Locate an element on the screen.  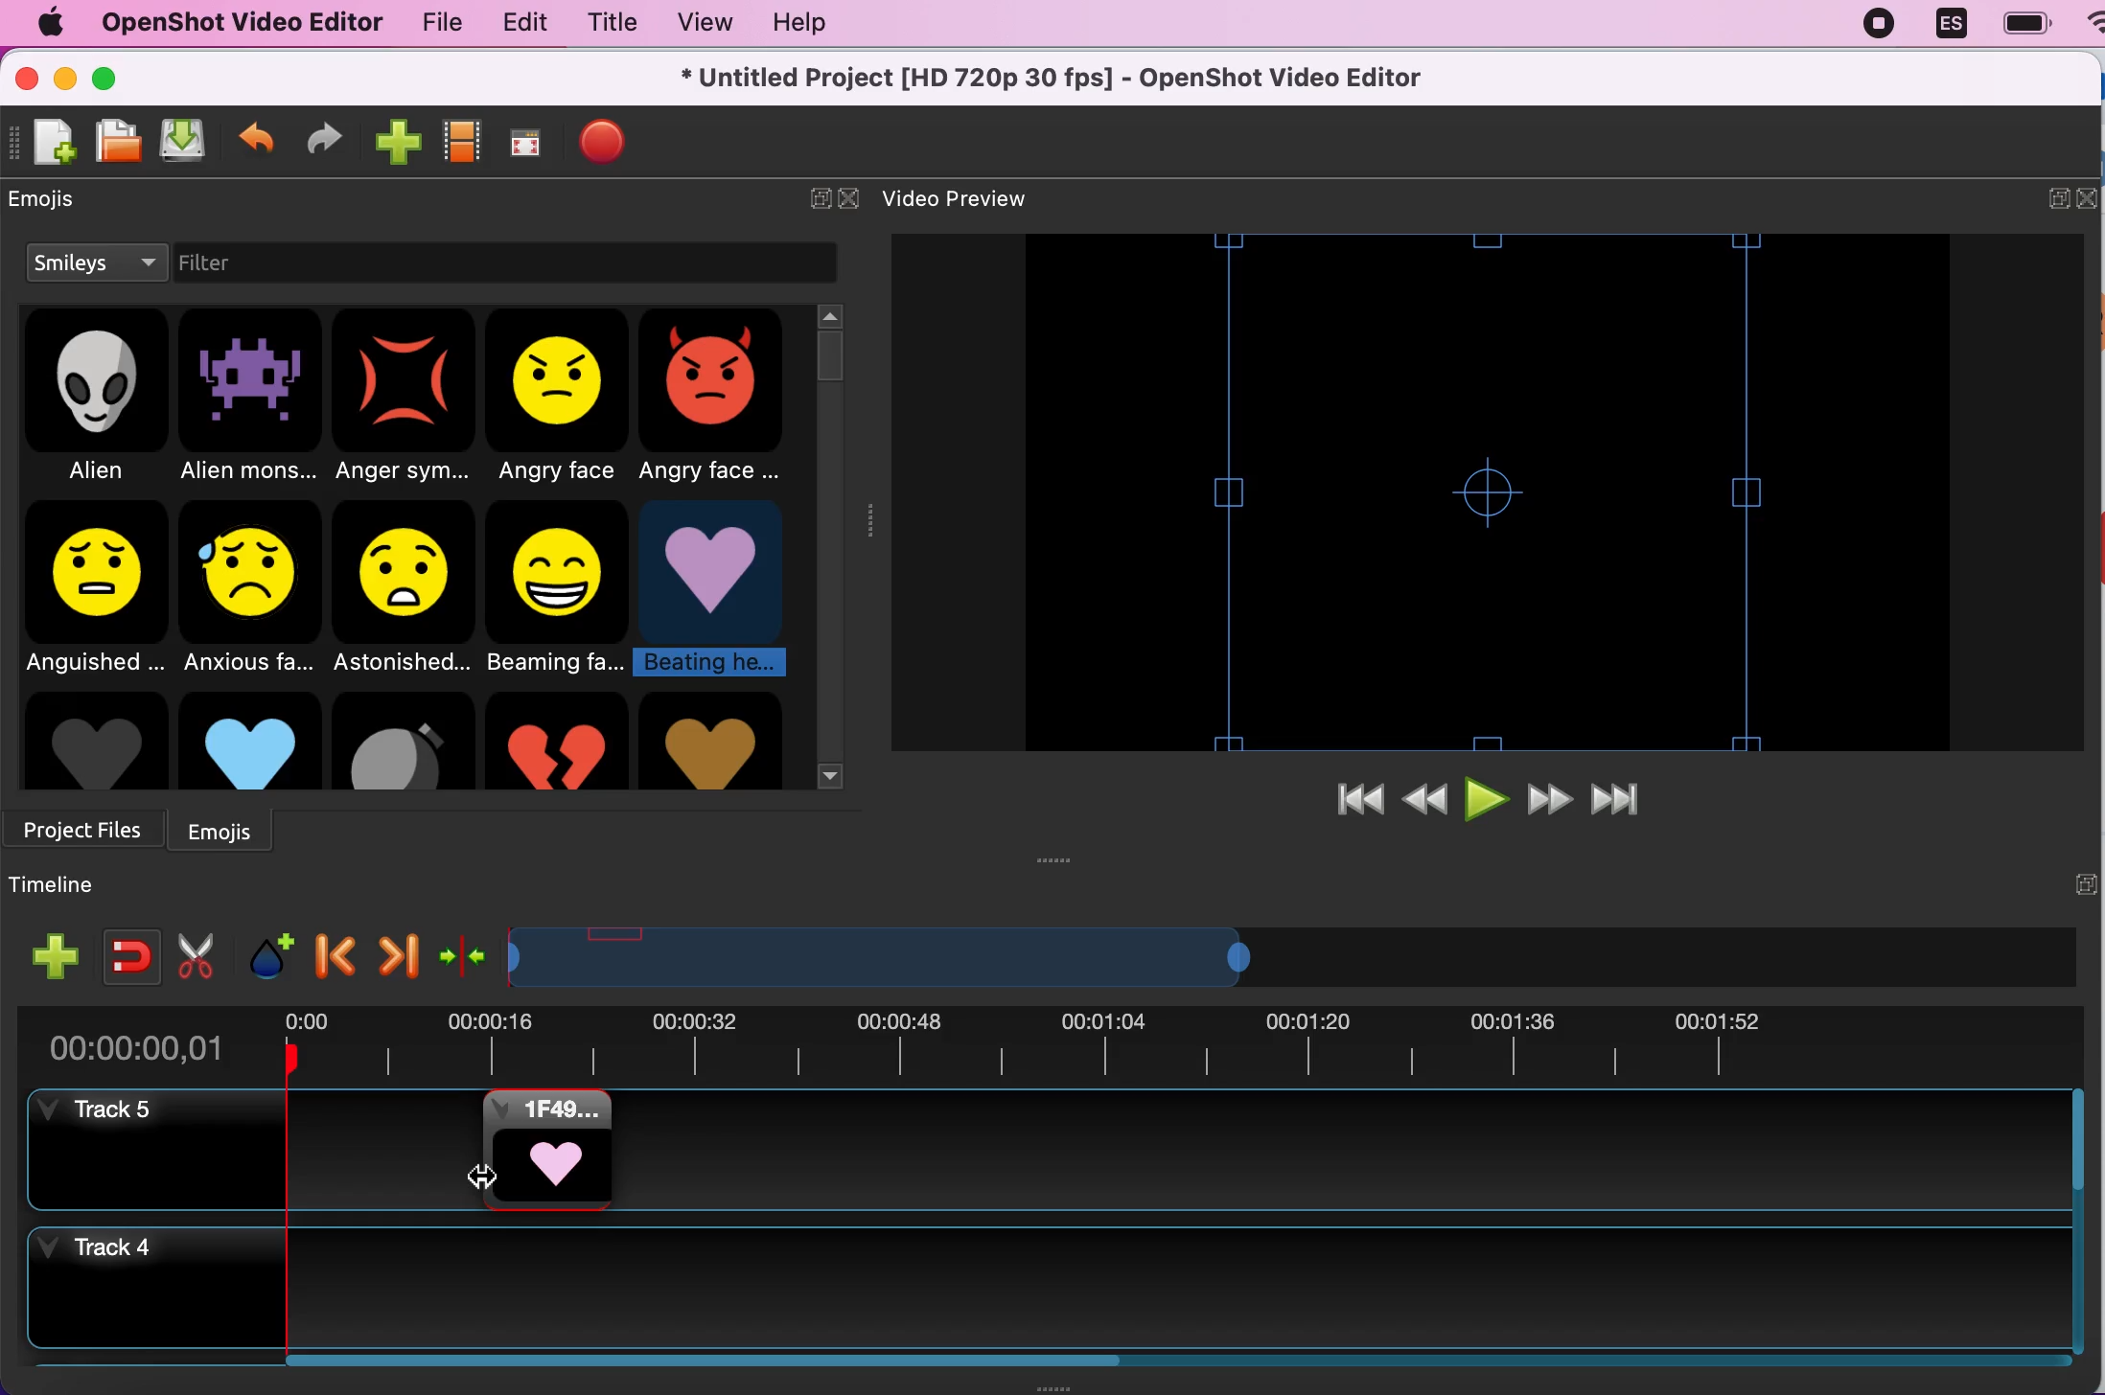
expand/hide is located at coordinates (808, 196).